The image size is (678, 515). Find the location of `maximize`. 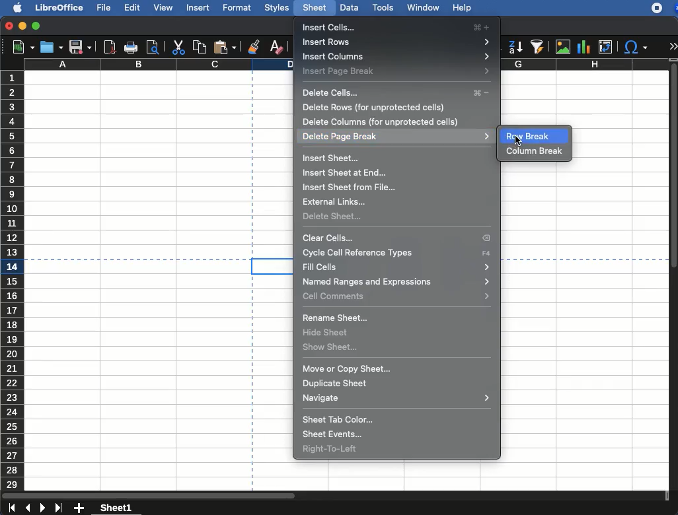

maximize is located at coordinates (36, 26).